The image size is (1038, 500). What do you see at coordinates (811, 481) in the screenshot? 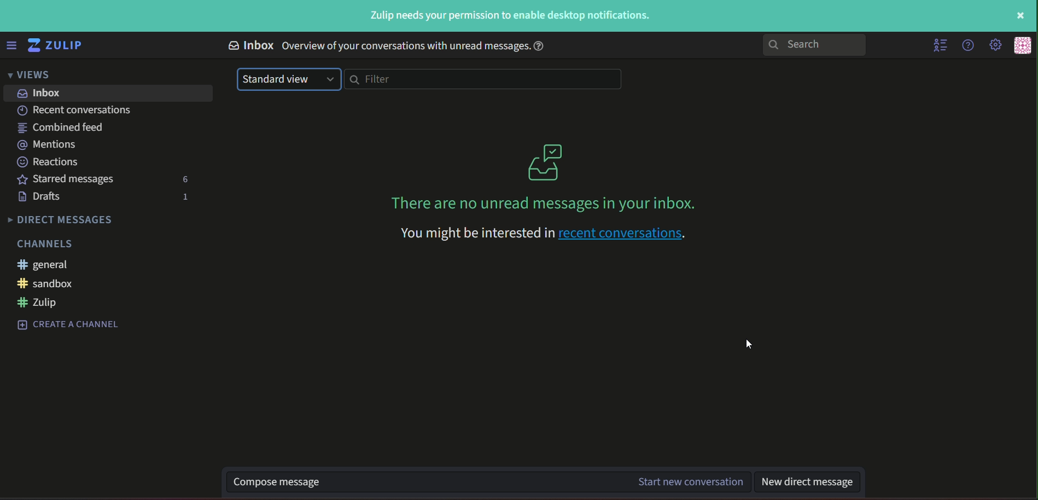
I see `text` at bounding box center [811, 481].